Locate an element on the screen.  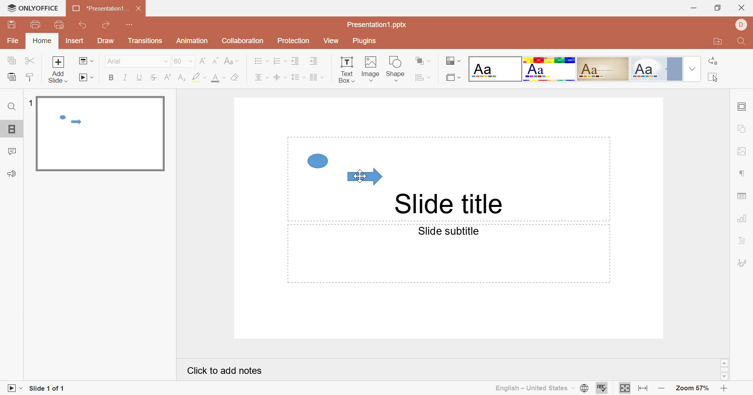
Clear is located at coordinates (236, 77).